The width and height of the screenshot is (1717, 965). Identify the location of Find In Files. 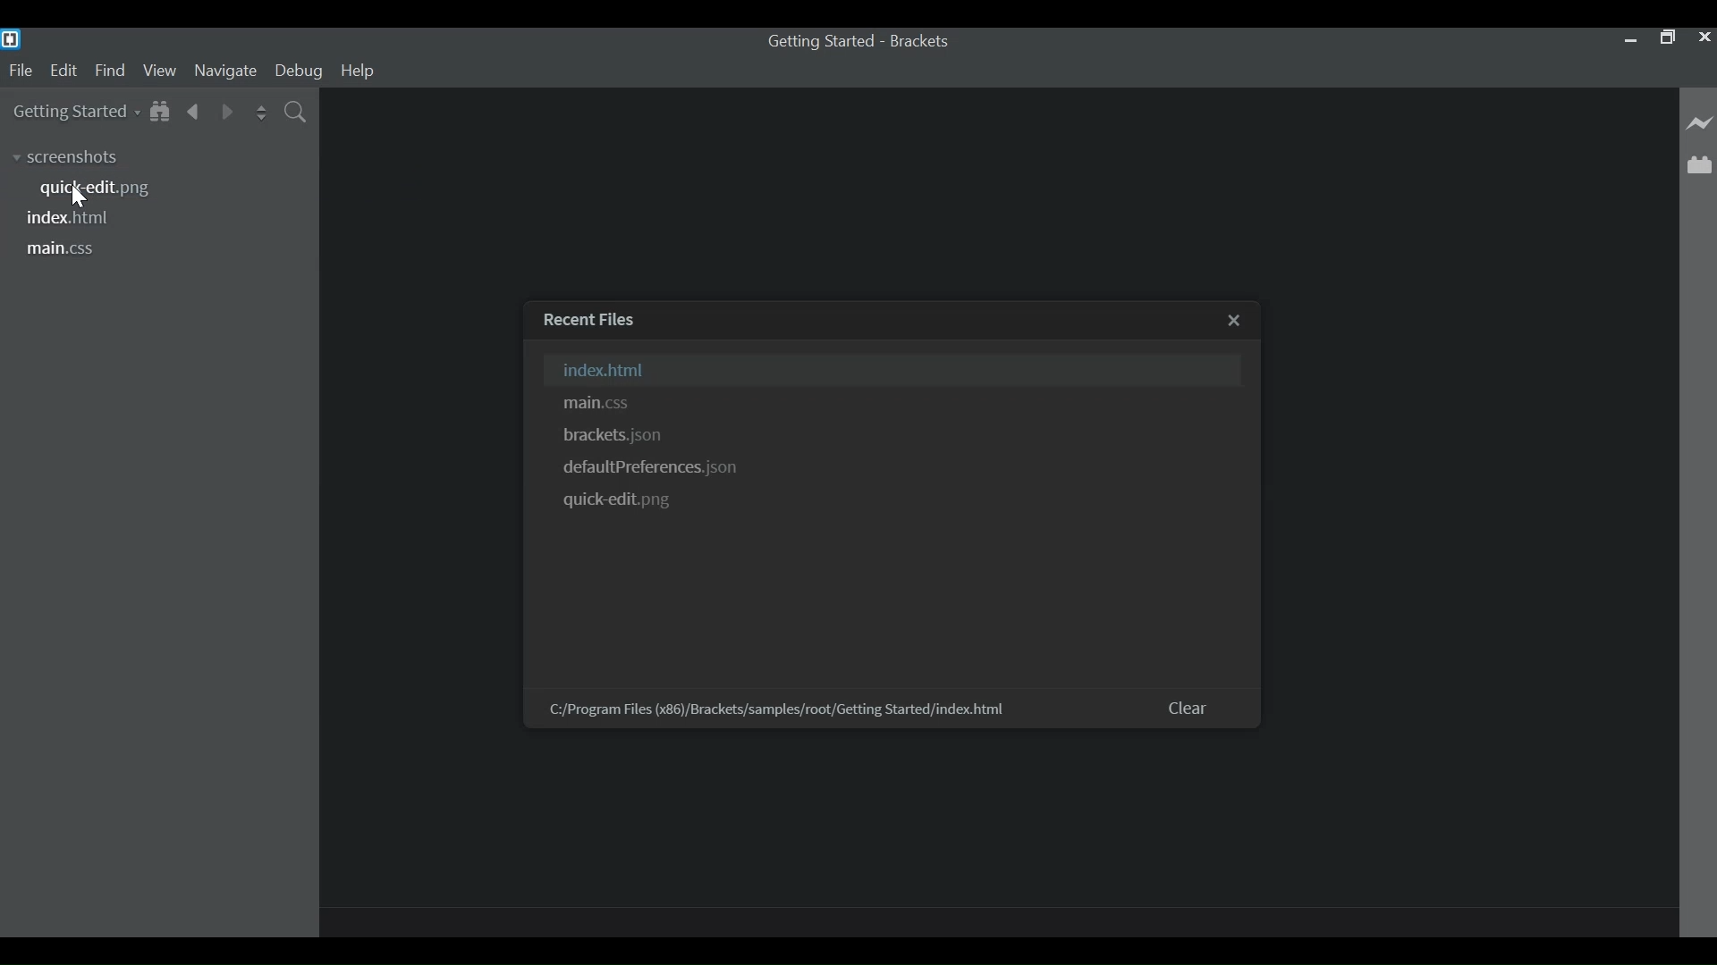
(298, 113).